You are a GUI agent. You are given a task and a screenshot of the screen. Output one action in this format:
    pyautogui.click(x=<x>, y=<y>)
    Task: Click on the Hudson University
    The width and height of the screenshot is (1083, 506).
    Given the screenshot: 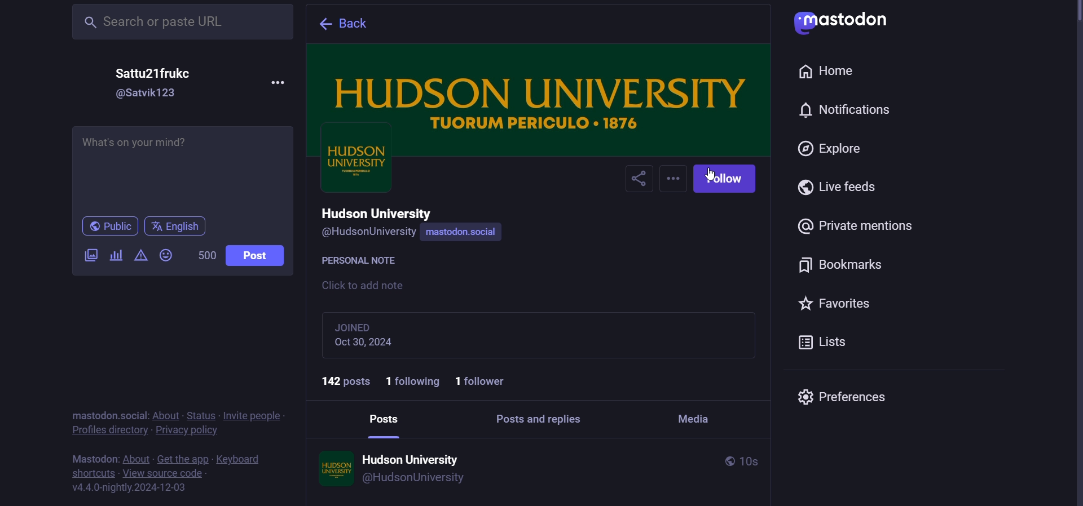 What is the action you would take?
    pyautogui.click(x=380, y=211)
    